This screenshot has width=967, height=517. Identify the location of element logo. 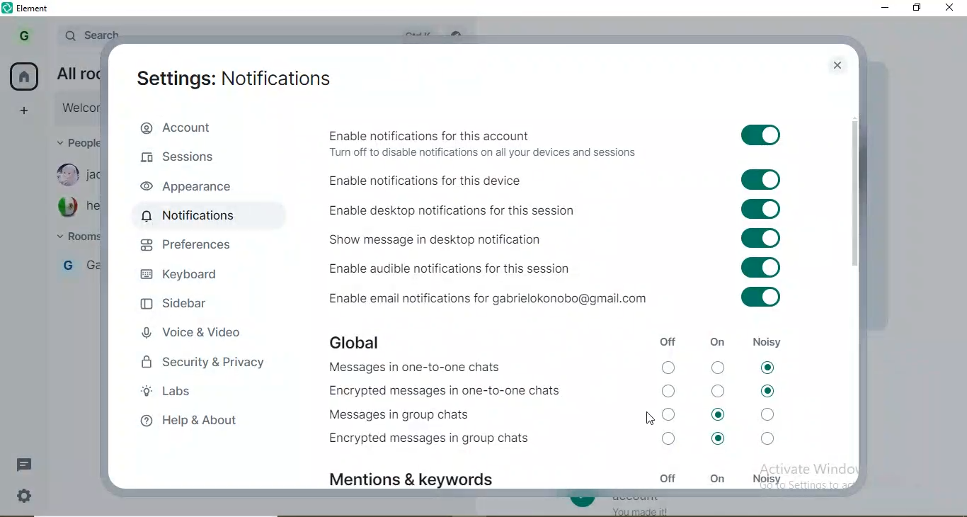
(8, 8).